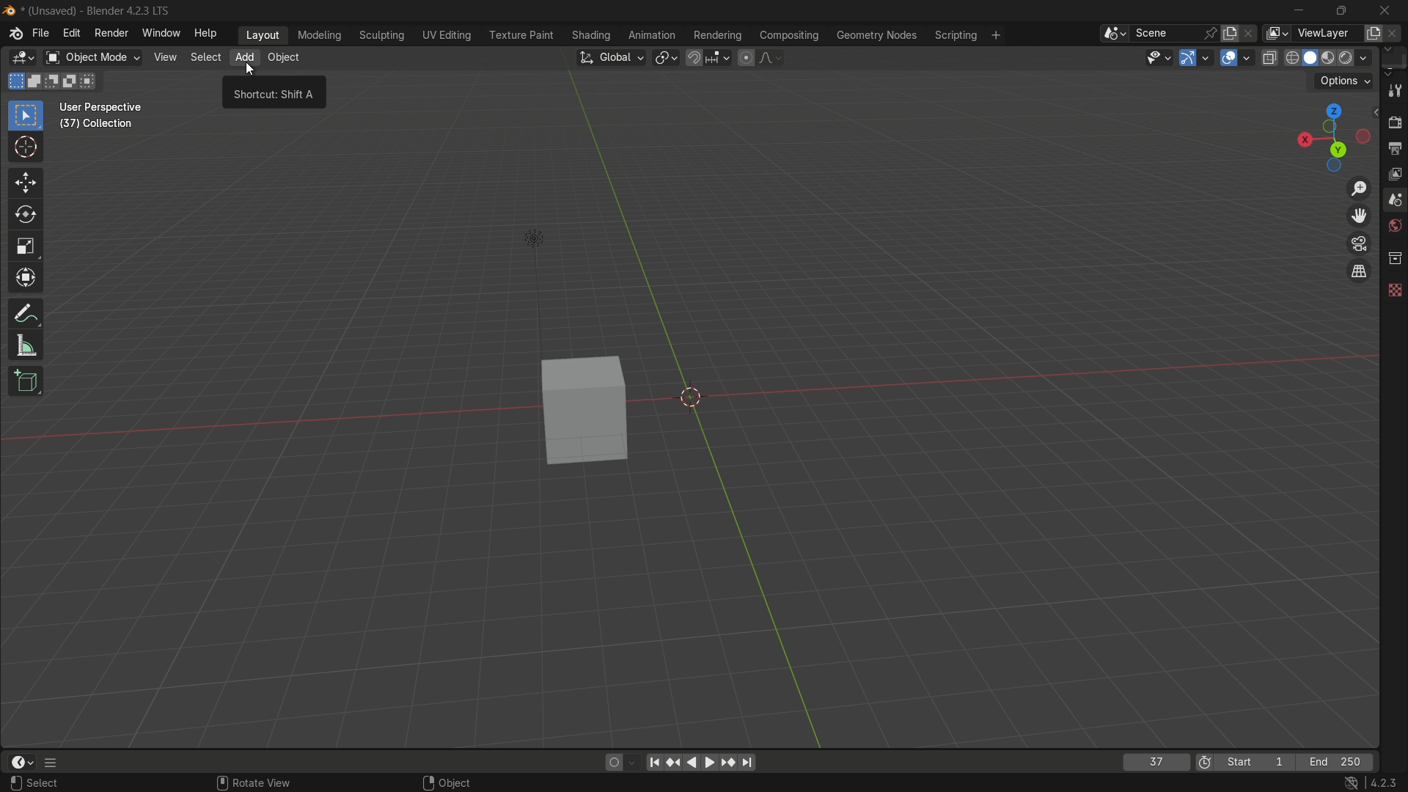  I want to click on move the view, so click(1359, 216).